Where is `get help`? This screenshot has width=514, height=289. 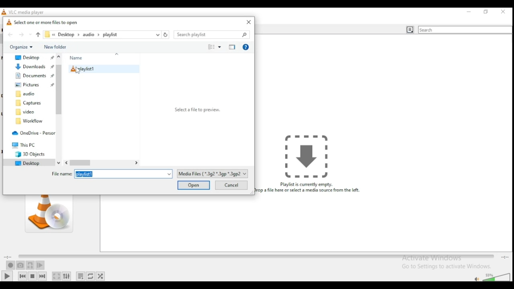
get help is located at coordinates (246, 47).